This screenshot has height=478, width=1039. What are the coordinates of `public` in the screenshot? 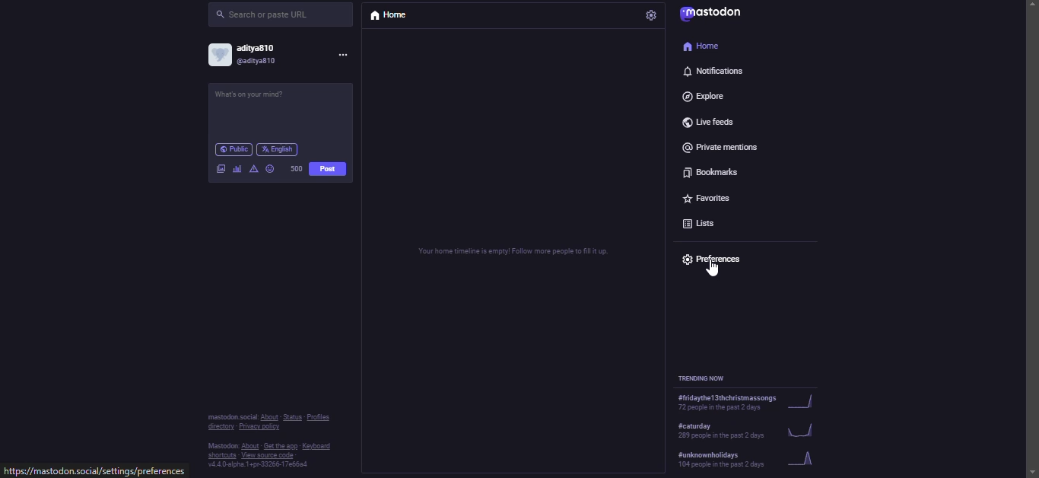 It's located at (233, 149).